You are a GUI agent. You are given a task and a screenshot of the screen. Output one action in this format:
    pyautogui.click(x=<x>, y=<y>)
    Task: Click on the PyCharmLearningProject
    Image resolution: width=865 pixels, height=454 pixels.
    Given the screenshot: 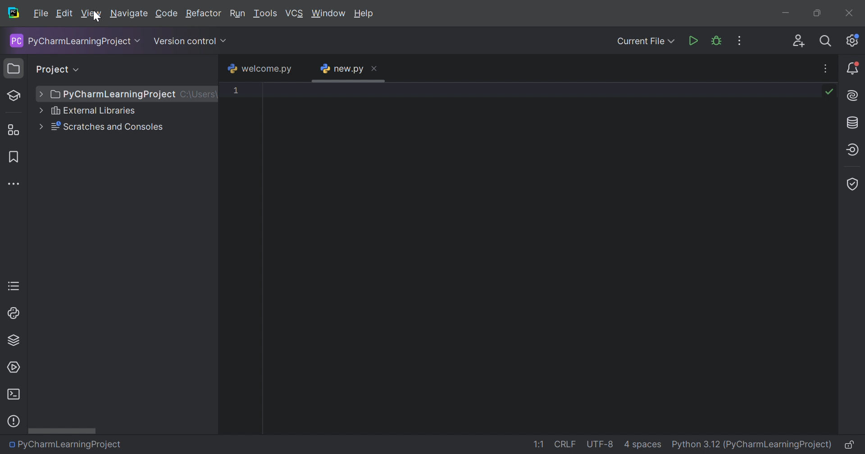 What is the action you would take?
    pyautogui.click(x=70, y=447)
    